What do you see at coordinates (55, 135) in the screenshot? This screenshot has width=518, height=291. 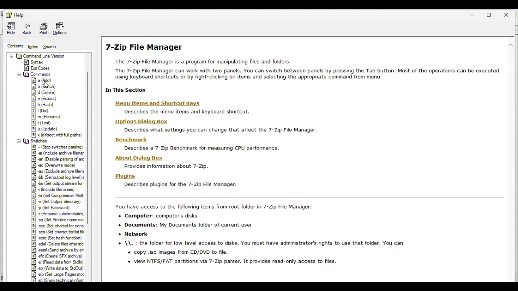 I see `x` at bounding box center [55, 135].